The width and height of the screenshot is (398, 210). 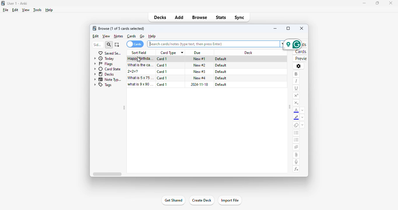 What do you see at coordinates (302, 117) in the screenshot?
I see `change color` at bounding box center [302, 117].